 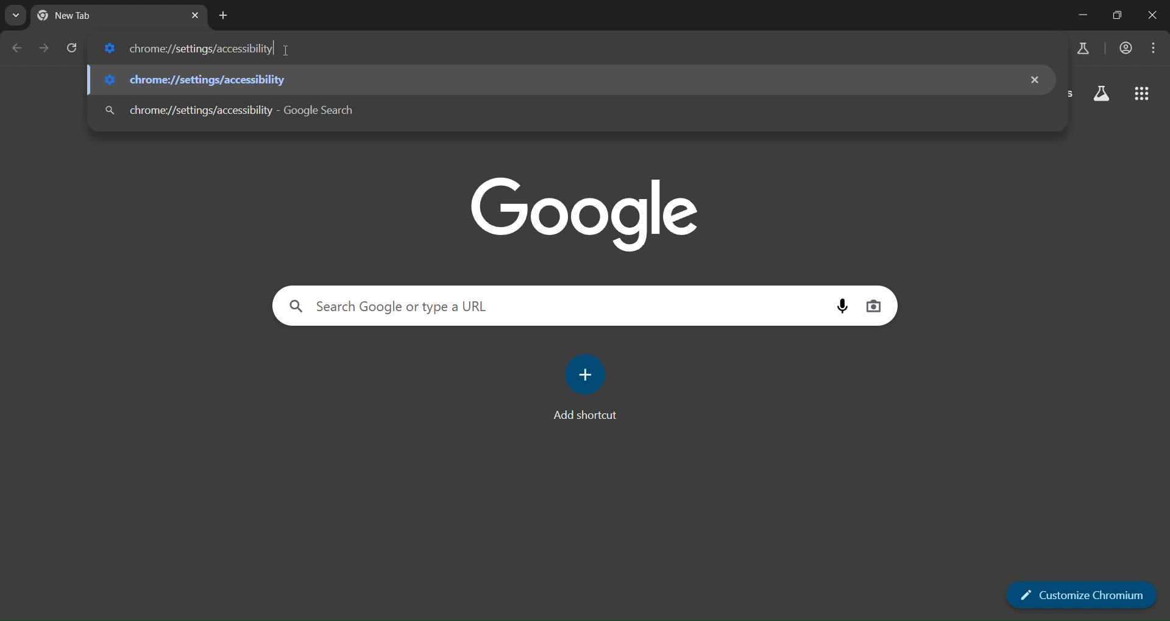 What do you see at coordinates (196, 48) in the screenshot?
I see `chrome://settings/accessibility` at bounding box center [196, 48].